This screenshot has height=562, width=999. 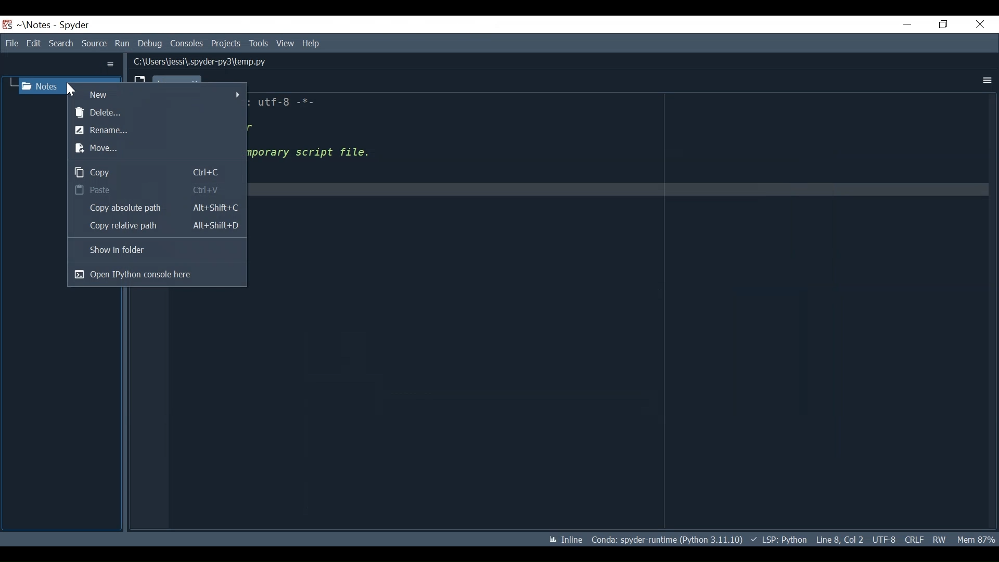 What do you see at coordinates (311, 44) in the screenshot?
I see `Help` at bounding box center [311, 44].